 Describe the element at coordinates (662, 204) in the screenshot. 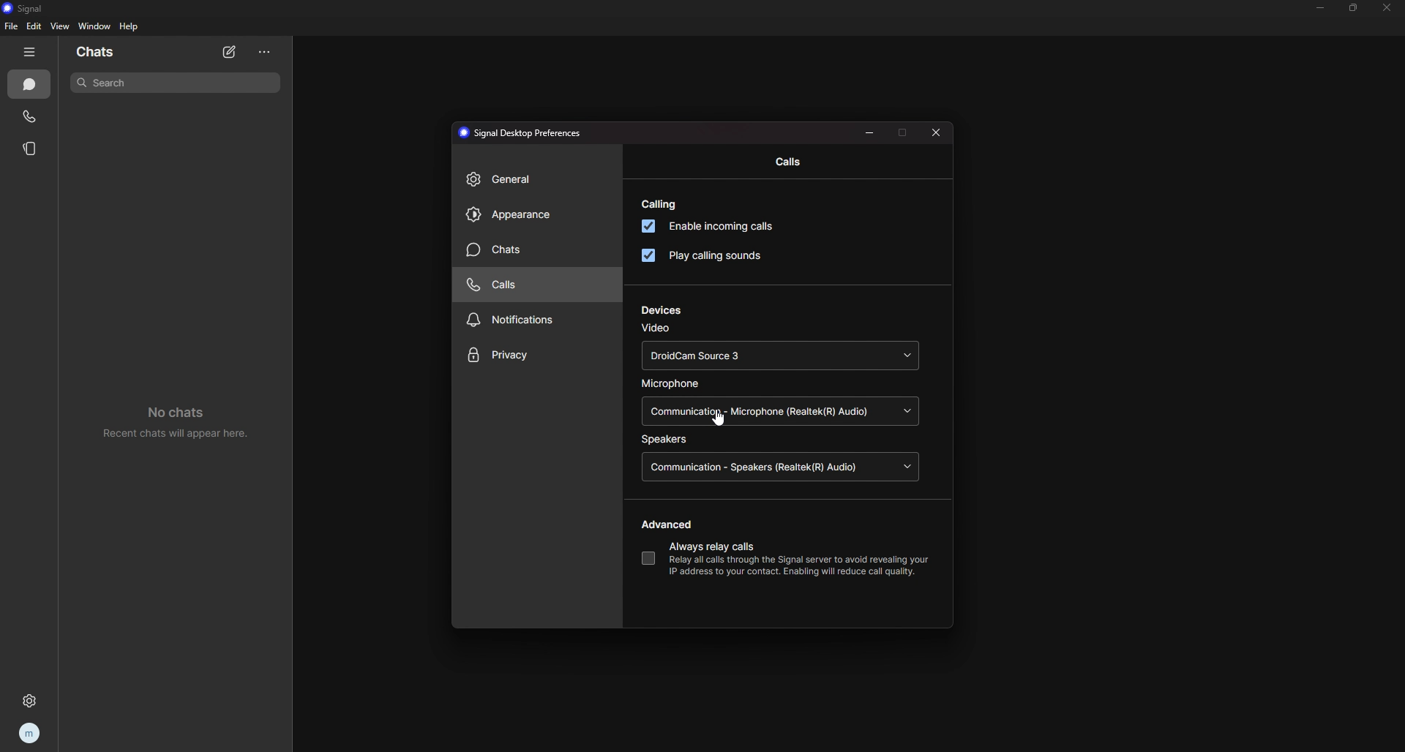

I see `calling` at that location.